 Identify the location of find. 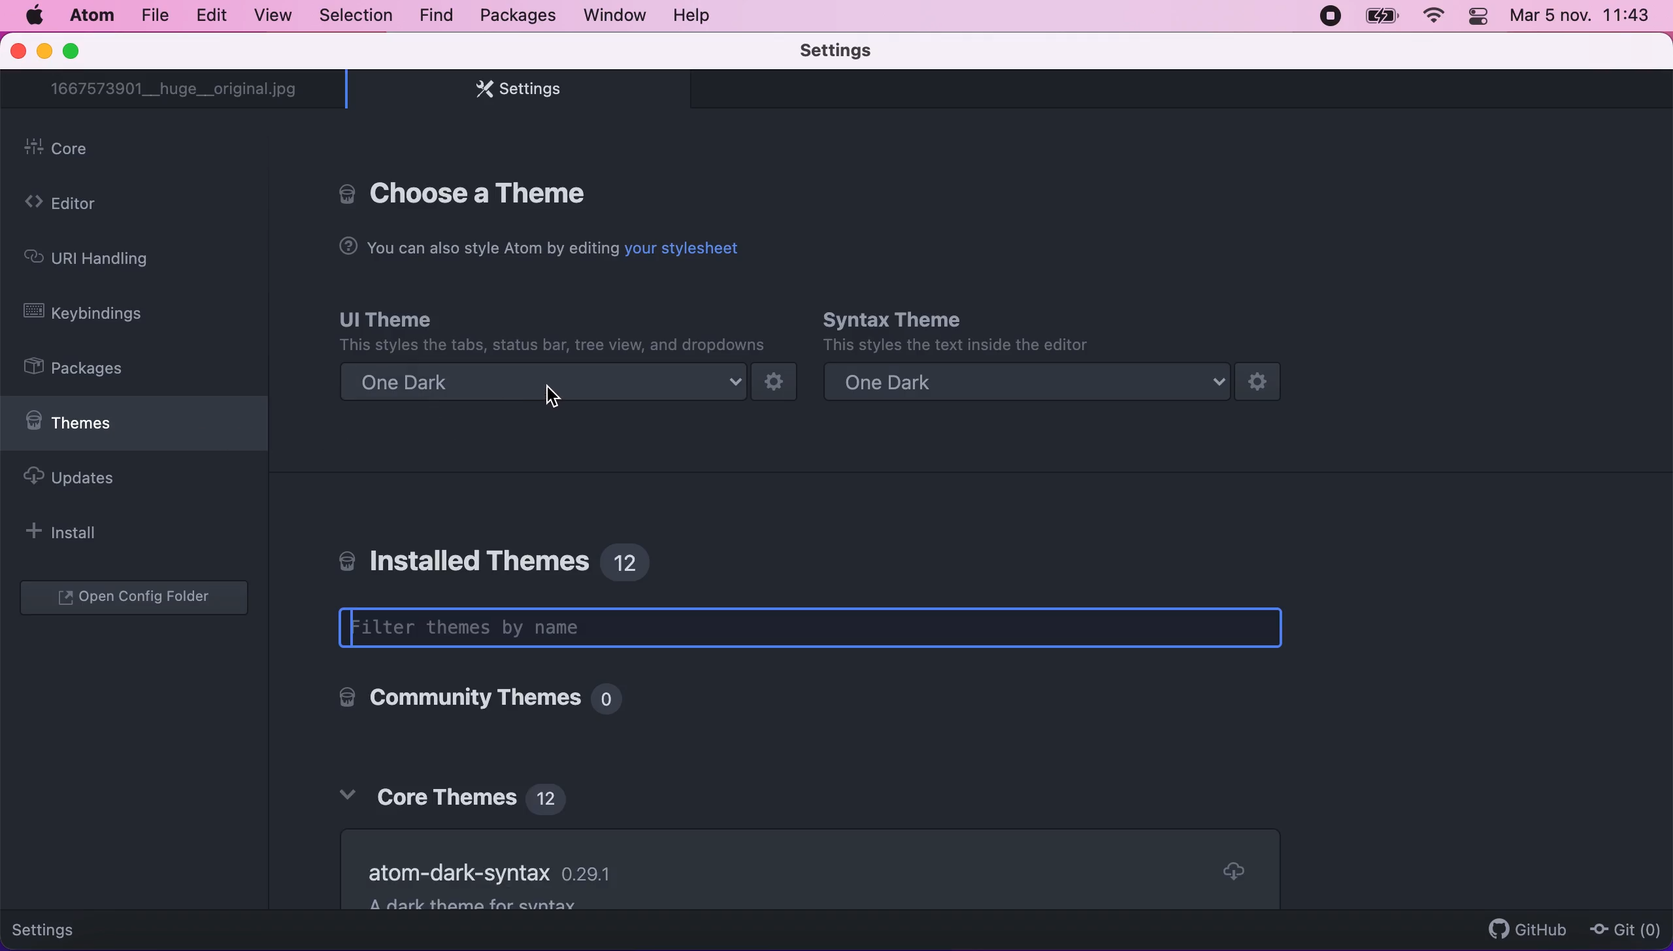
(433, 15).